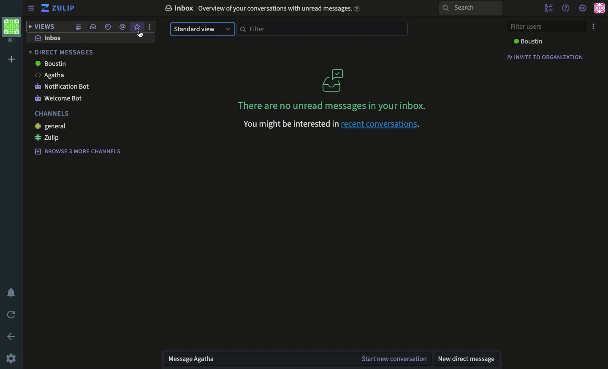  What do you see at coordinates (46, 138) in the screenshot?
I see `zulip` at bounding box center [46, 138].